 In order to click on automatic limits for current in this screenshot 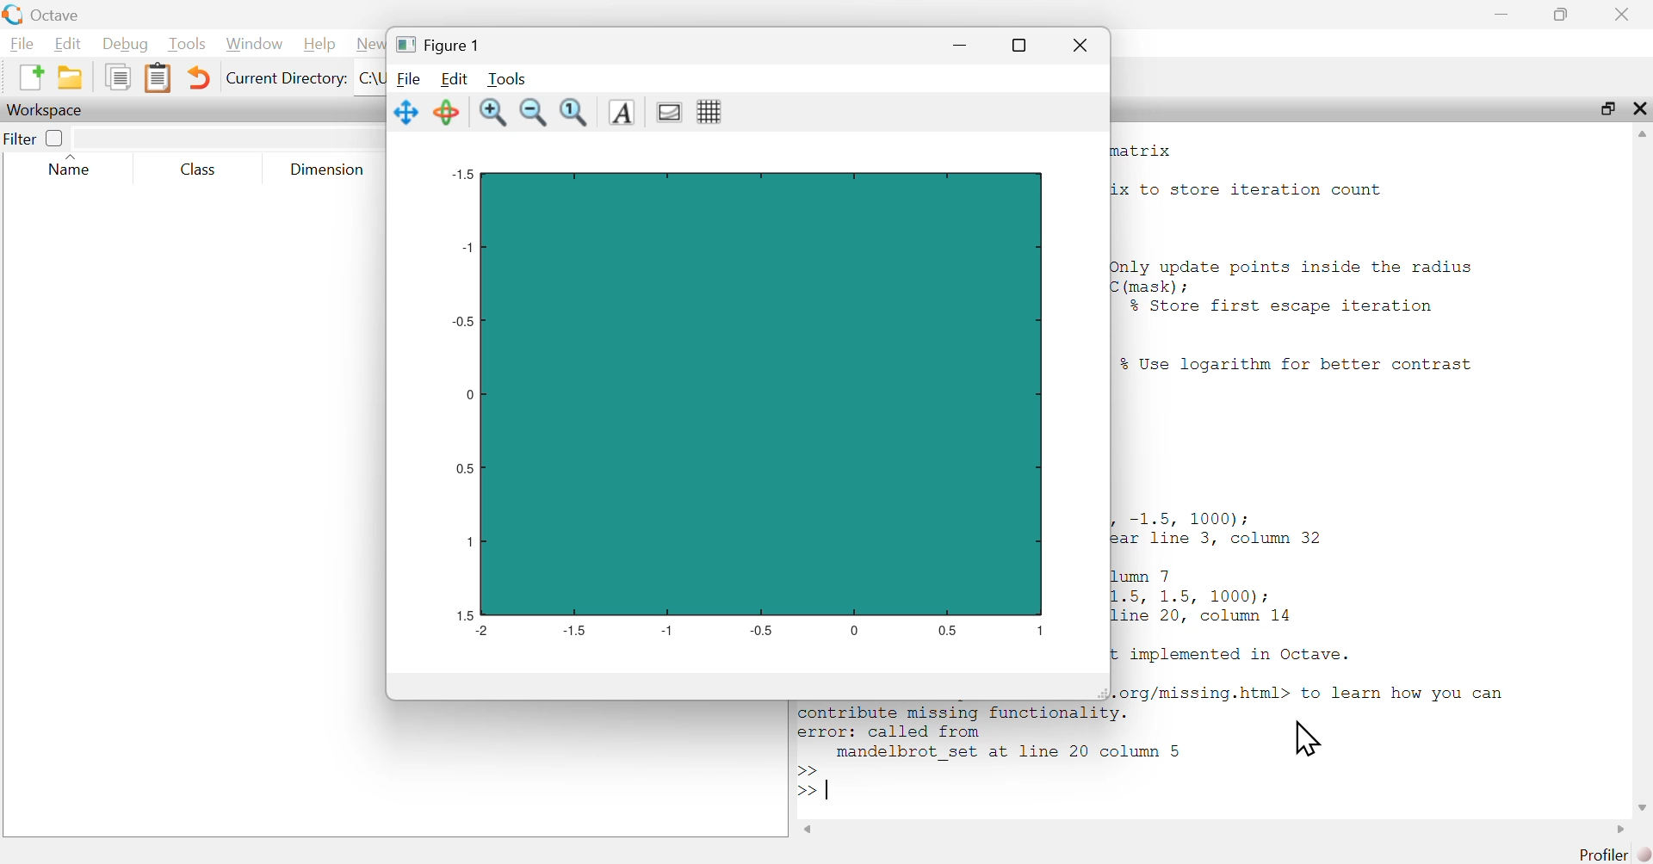, I will do `click(575, 114)`.